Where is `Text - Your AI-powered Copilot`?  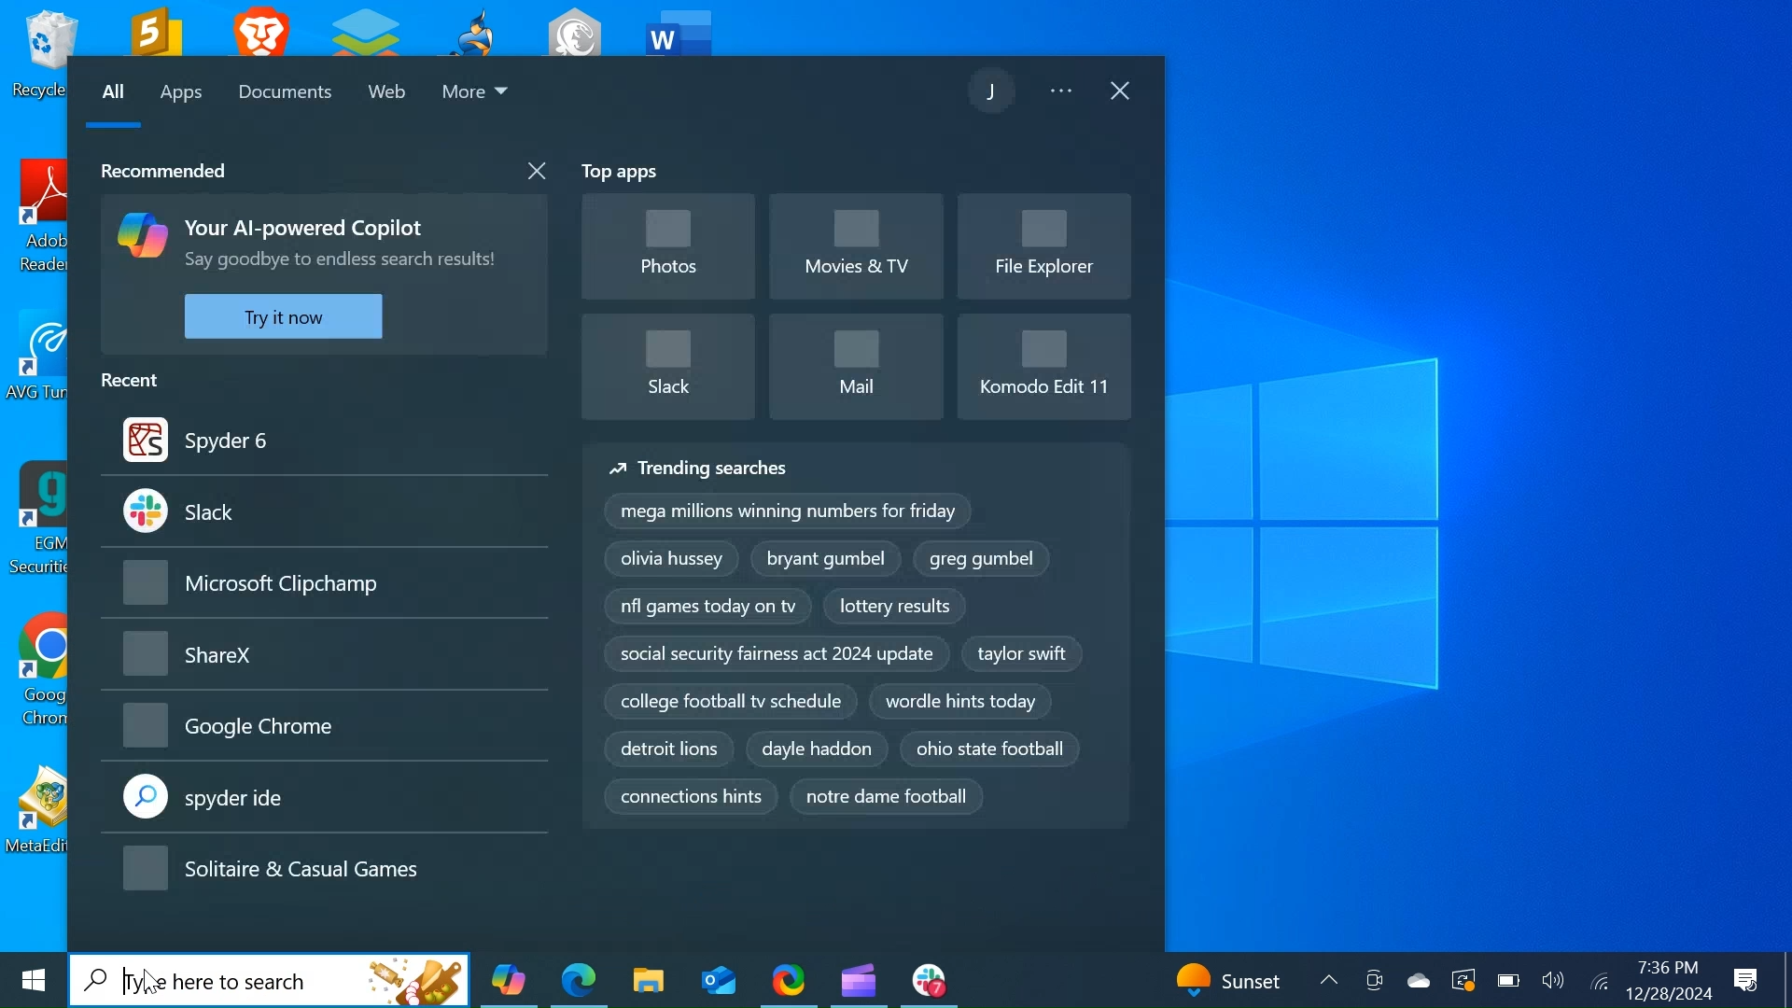 Text - Your AI-powered Copilot is located at coordinates (309, 228).